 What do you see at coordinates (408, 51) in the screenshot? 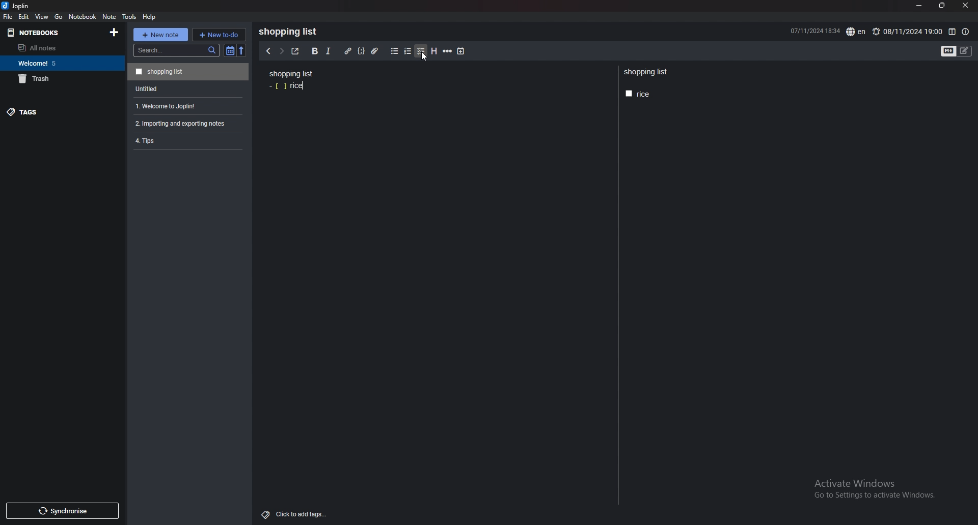
I see `numbered list` at bounding box center [408, 51].